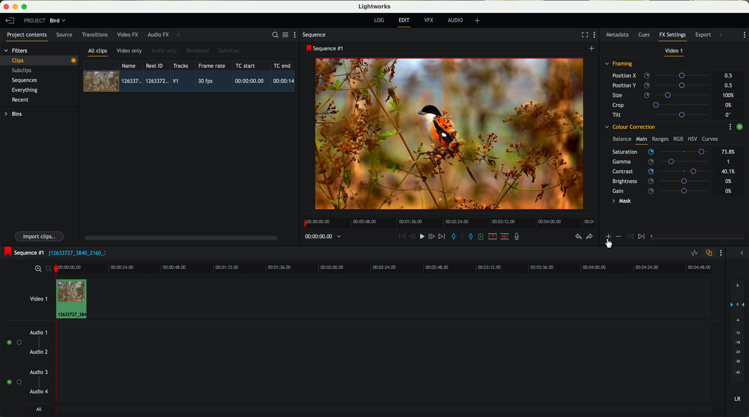 The image size is (749, 417). Describe the element at coordinates (608, 237) in the screenshot. I see `icon` at that location.